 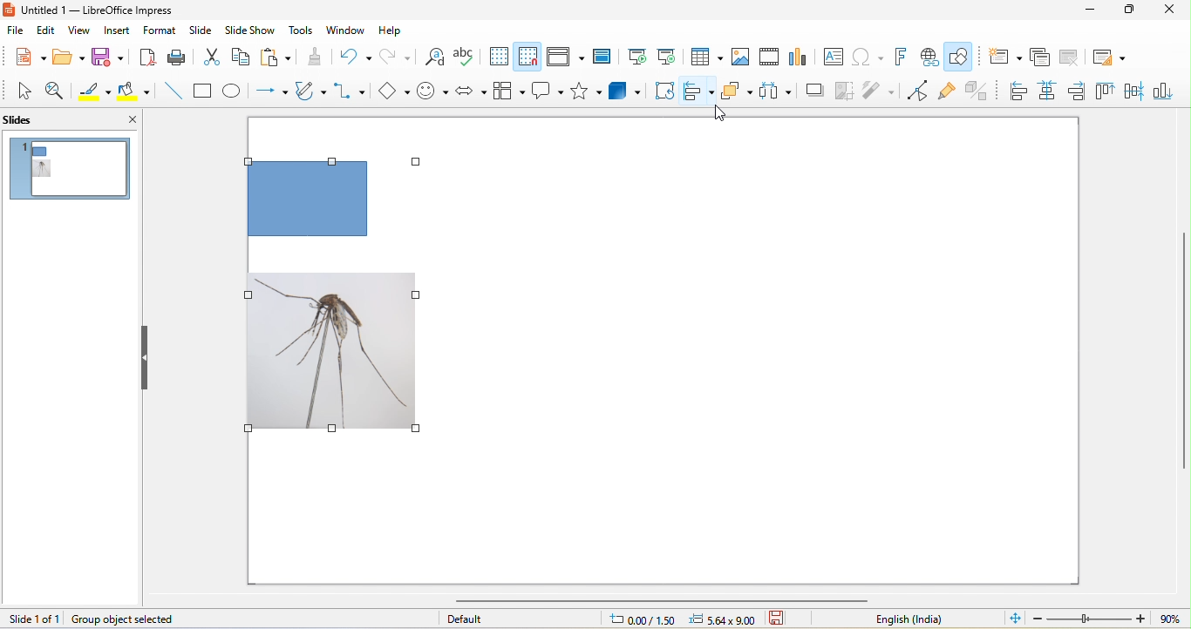 I want to click on untitled 1- libreoffice impress, so click(x=110, y=11).